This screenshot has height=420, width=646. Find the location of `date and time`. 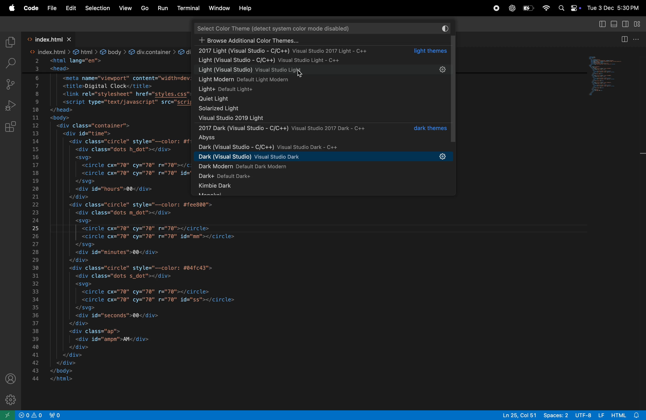

date and time is located at coordinates (613, 8).